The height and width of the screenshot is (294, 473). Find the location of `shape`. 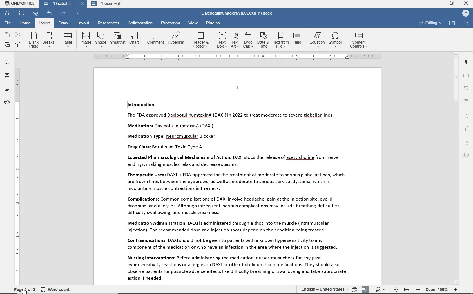

shape is located at coordinates (100, 39).